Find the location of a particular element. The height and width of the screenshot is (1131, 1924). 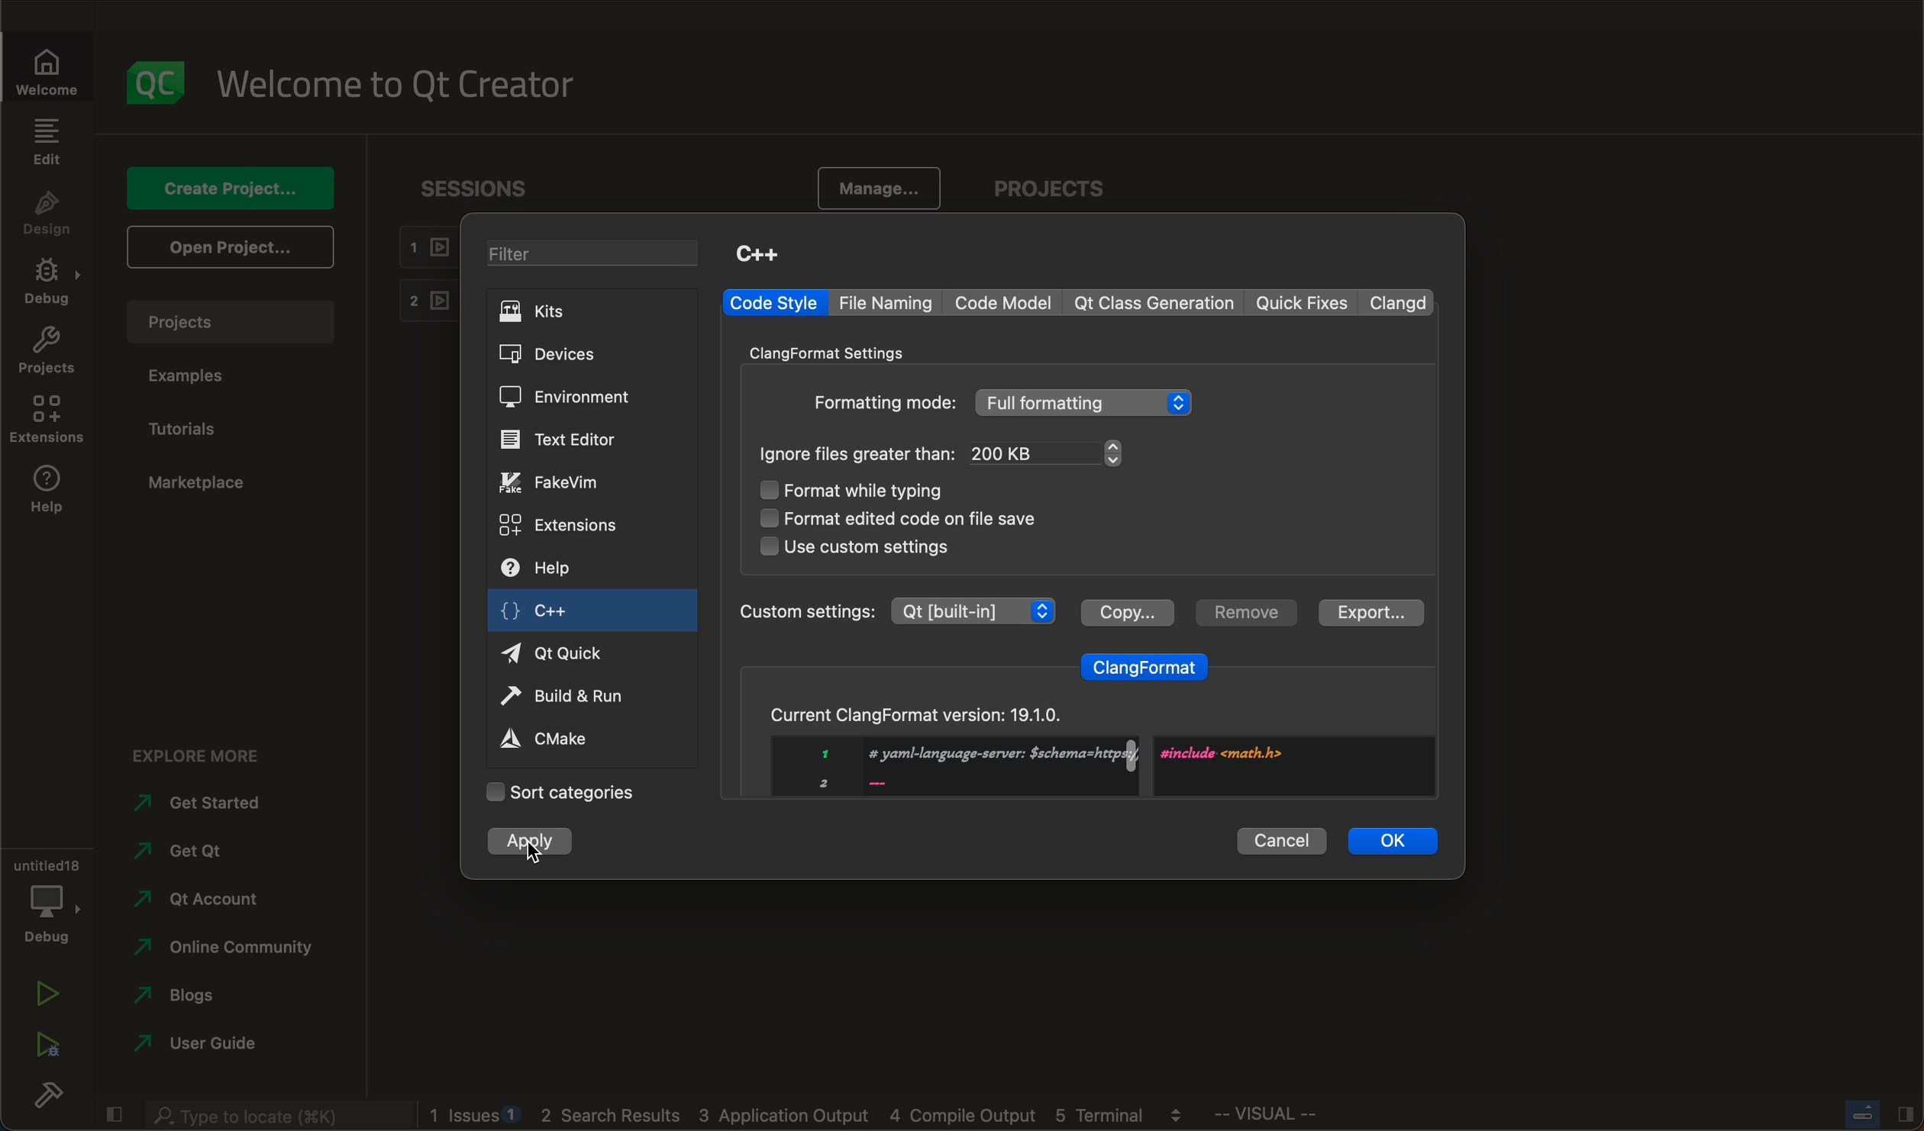

run is located at coordinates (46, 996).